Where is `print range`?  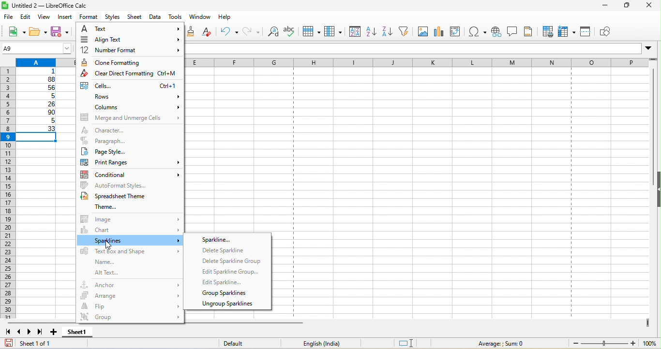
print range is located at coordinates (129, 162).